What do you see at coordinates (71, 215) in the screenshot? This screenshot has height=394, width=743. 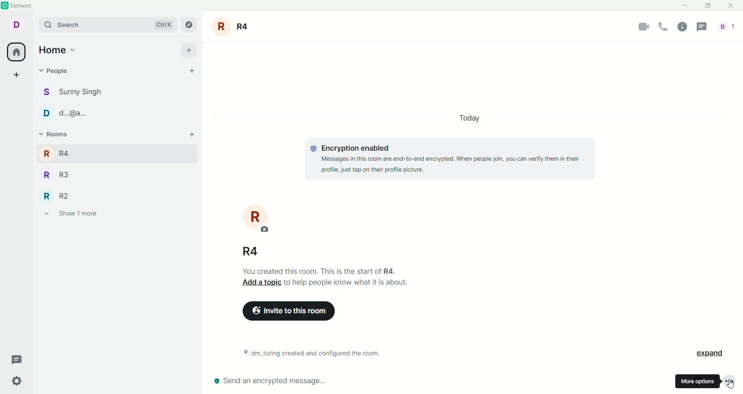 I see `show 1 more` at bounding box center [71, 215].